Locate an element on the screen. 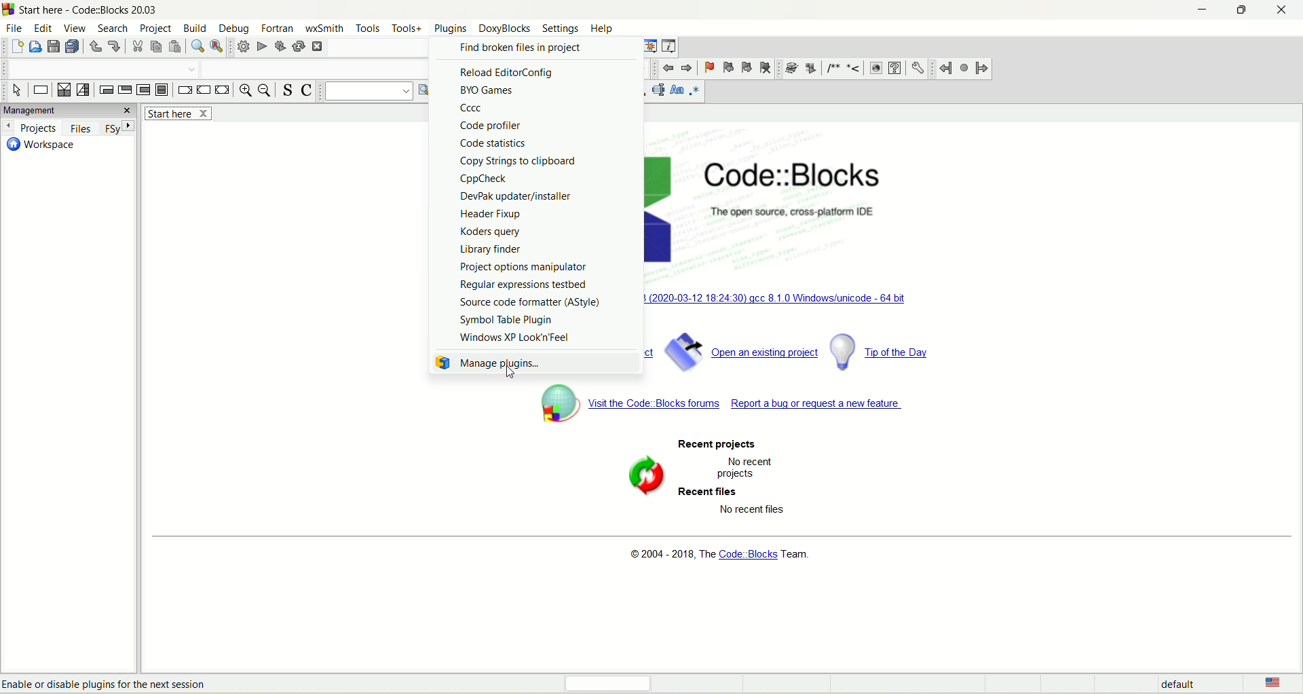 The image size is (1303, 694). header fixup is located at coordinates (492, 215).